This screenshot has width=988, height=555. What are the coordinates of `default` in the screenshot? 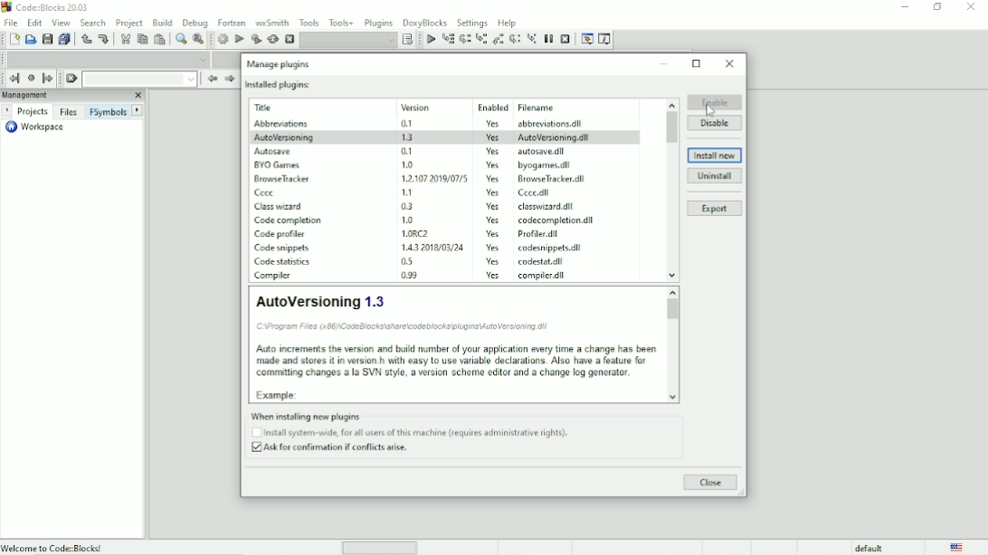 It's located at (869, 548).